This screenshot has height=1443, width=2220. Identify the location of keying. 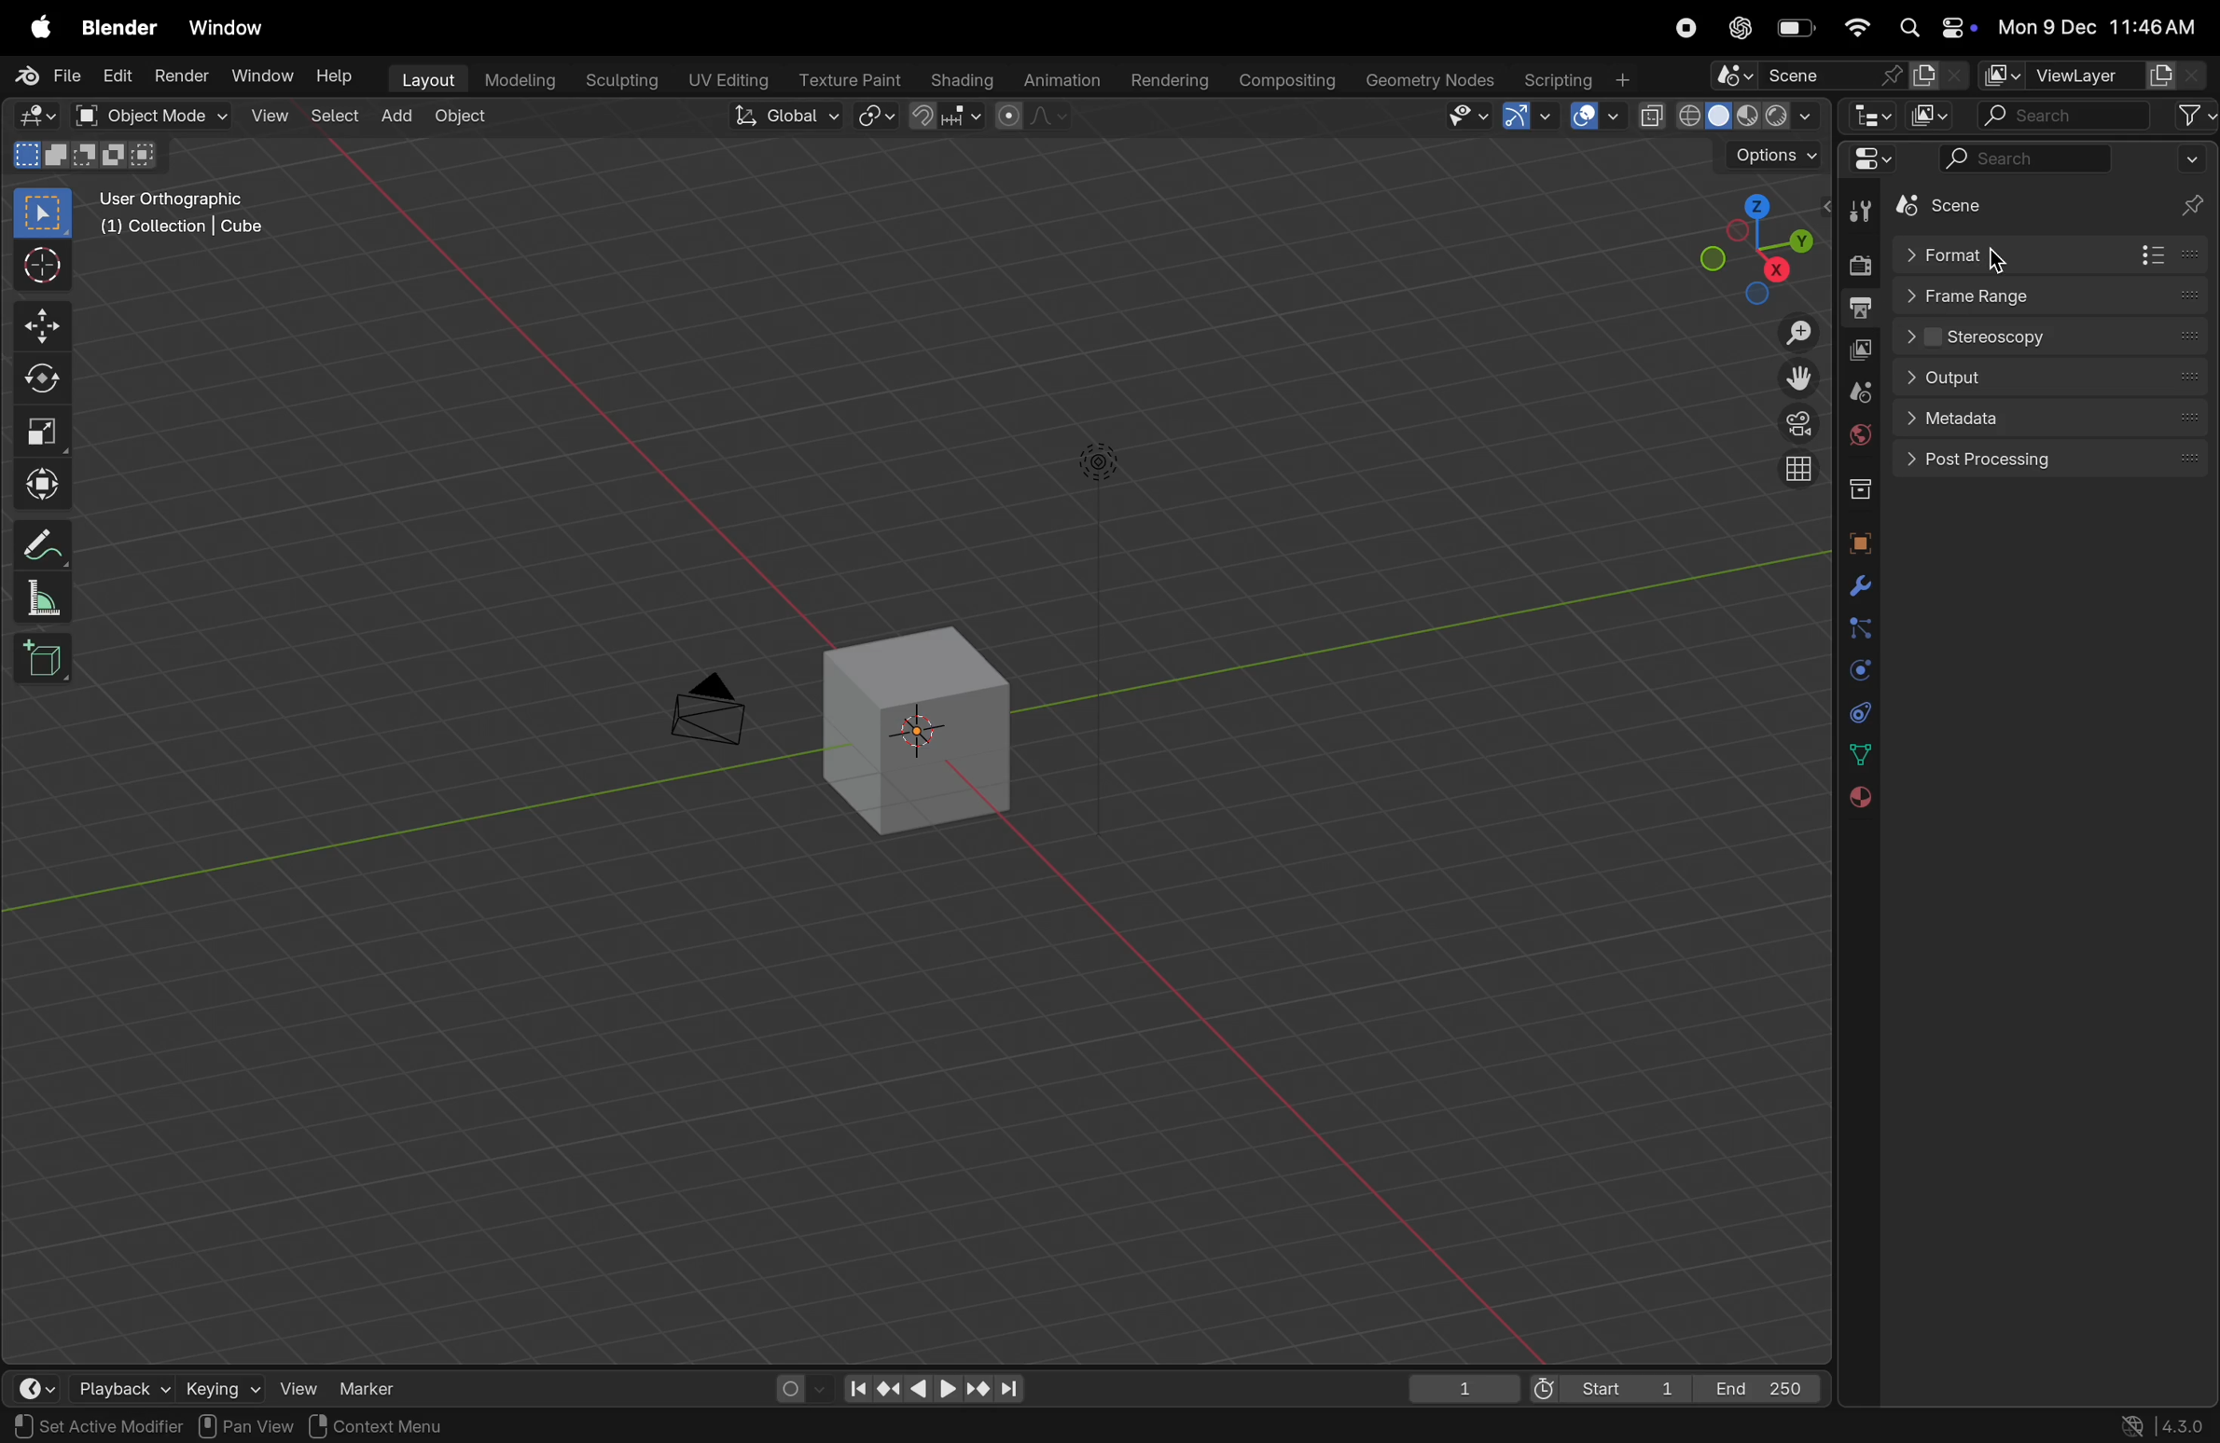
(221, 1387).